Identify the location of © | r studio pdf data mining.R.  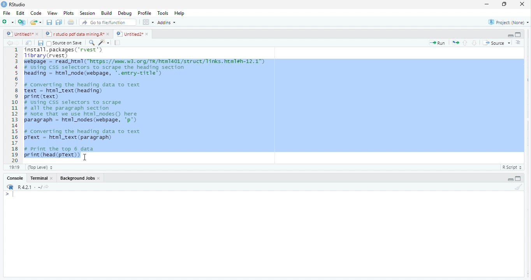
(76, 34).